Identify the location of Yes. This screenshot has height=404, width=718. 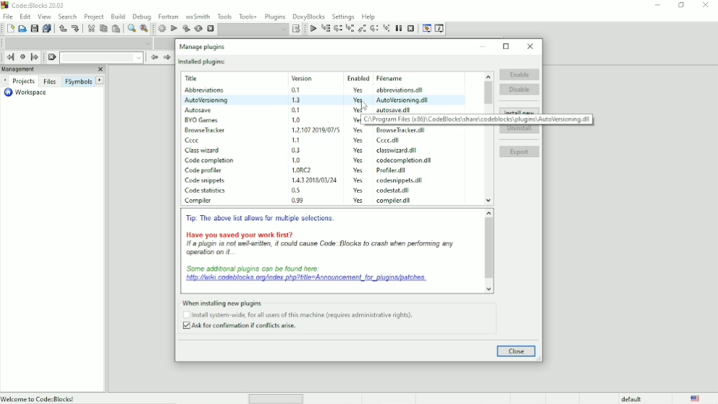
(358, 180).